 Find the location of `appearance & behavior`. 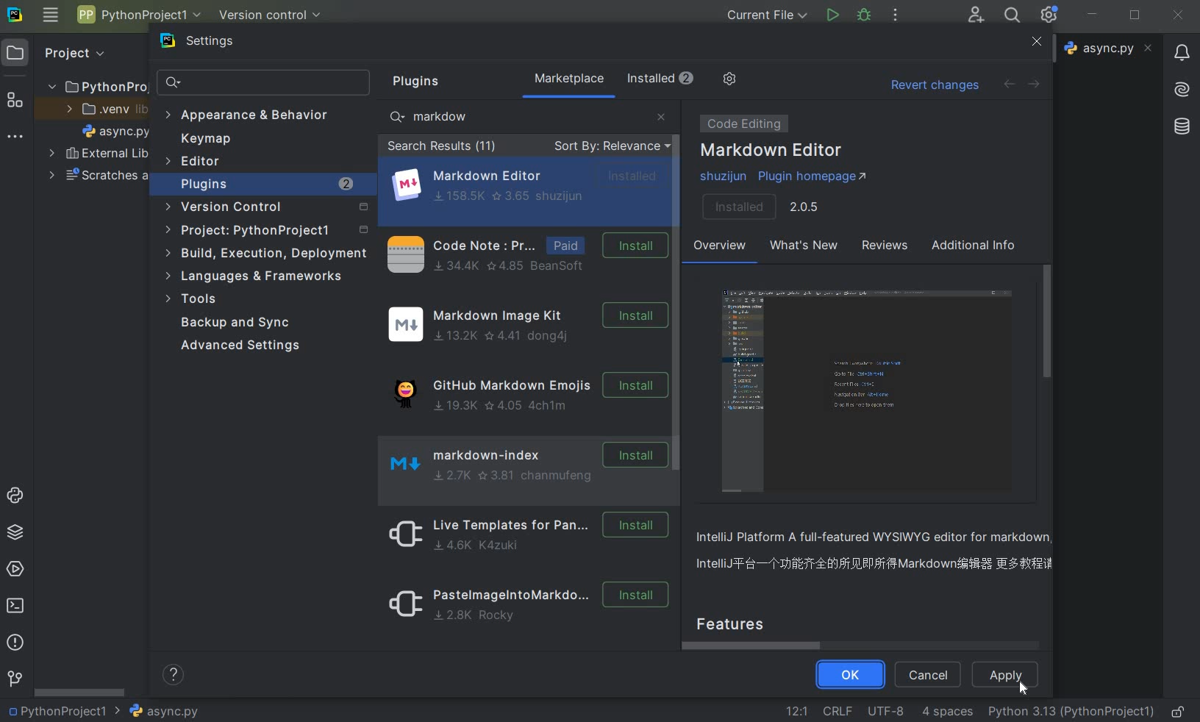

appearance & behavior is located at coordinates (247, 116).